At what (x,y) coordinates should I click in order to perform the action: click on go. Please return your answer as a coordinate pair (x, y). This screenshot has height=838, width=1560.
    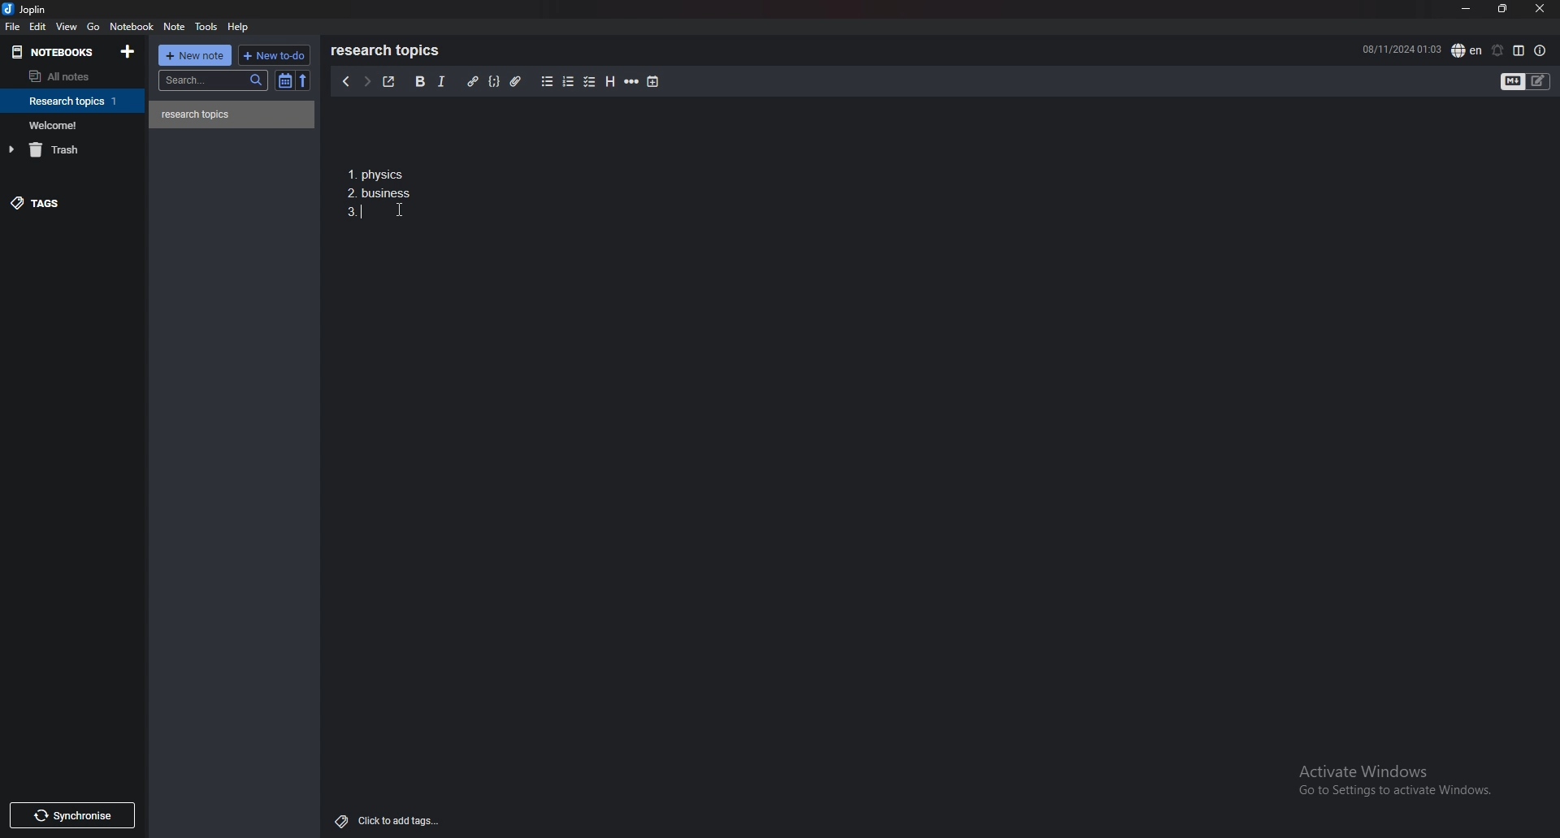
    Looking at the image, I should click on (93, 27).